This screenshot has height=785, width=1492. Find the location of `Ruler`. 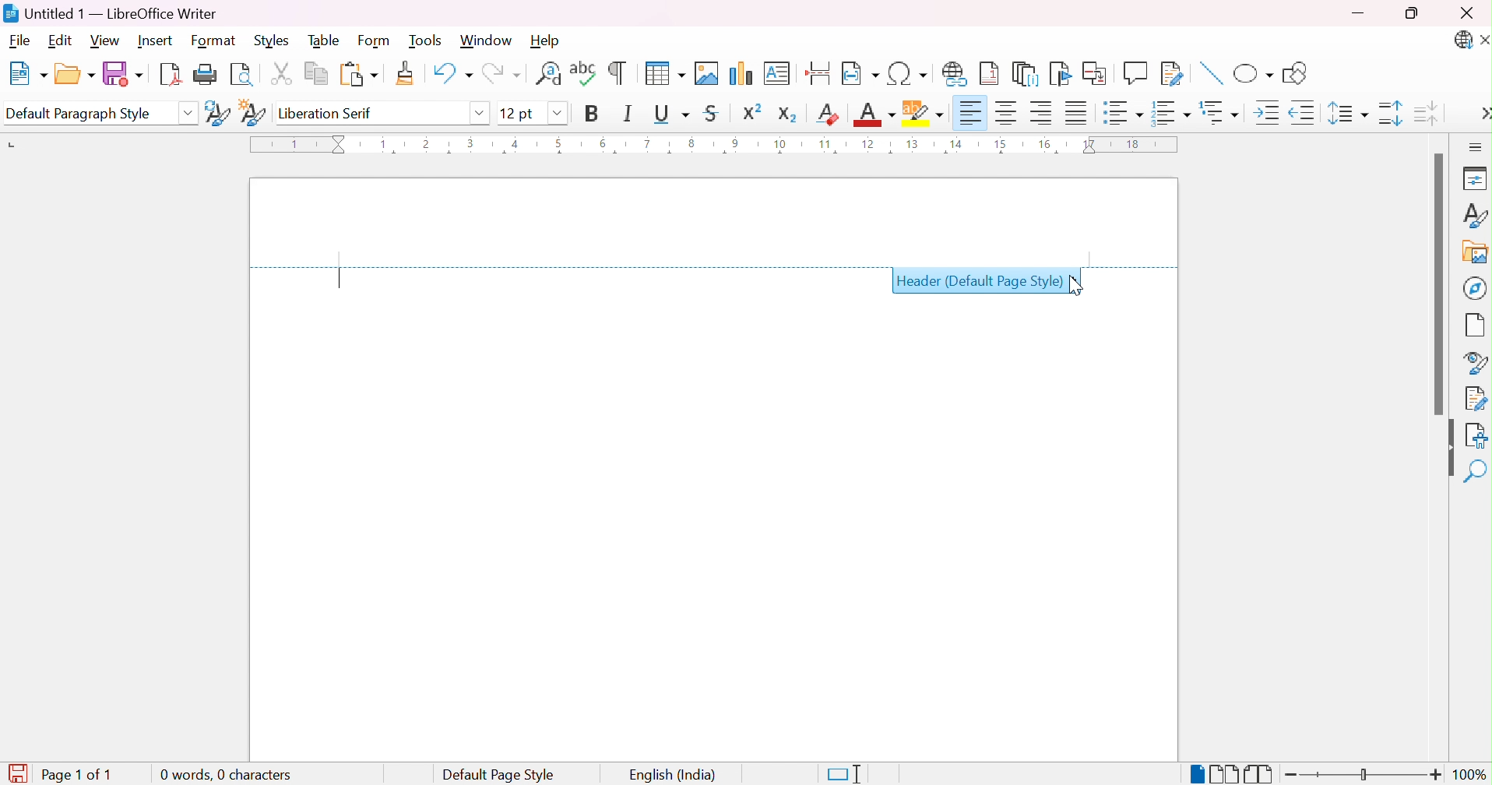

Ruler is located at coordinates (710, 146).